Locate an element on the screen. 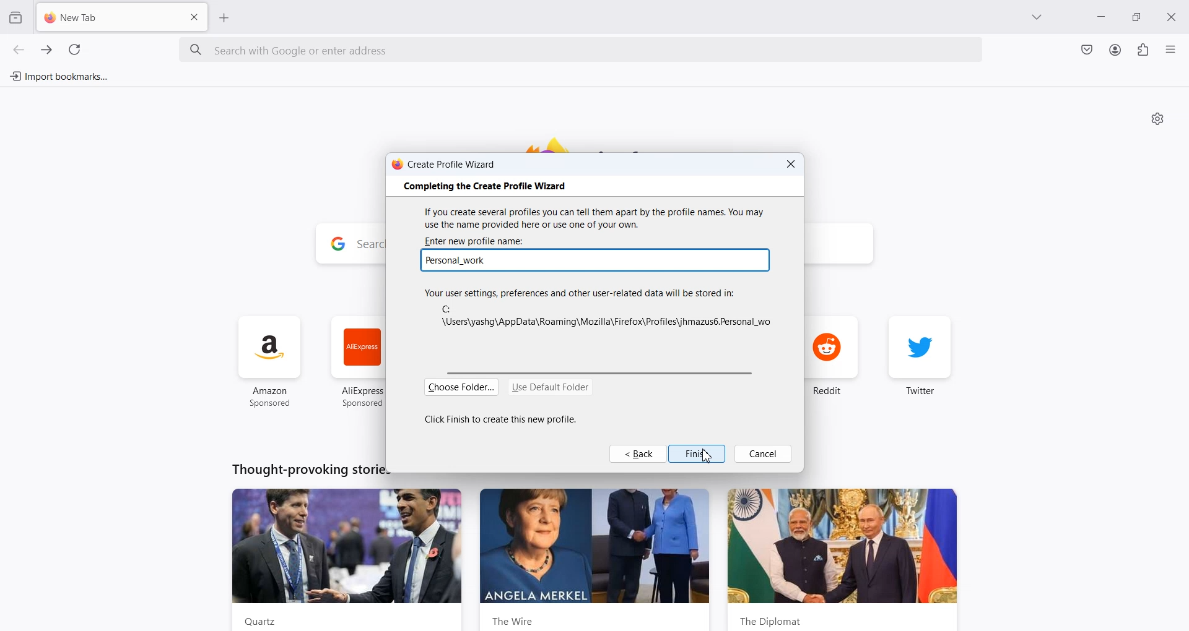 This screenshot has width=1189, height=631. Finish is located at coordinates (697, 453).